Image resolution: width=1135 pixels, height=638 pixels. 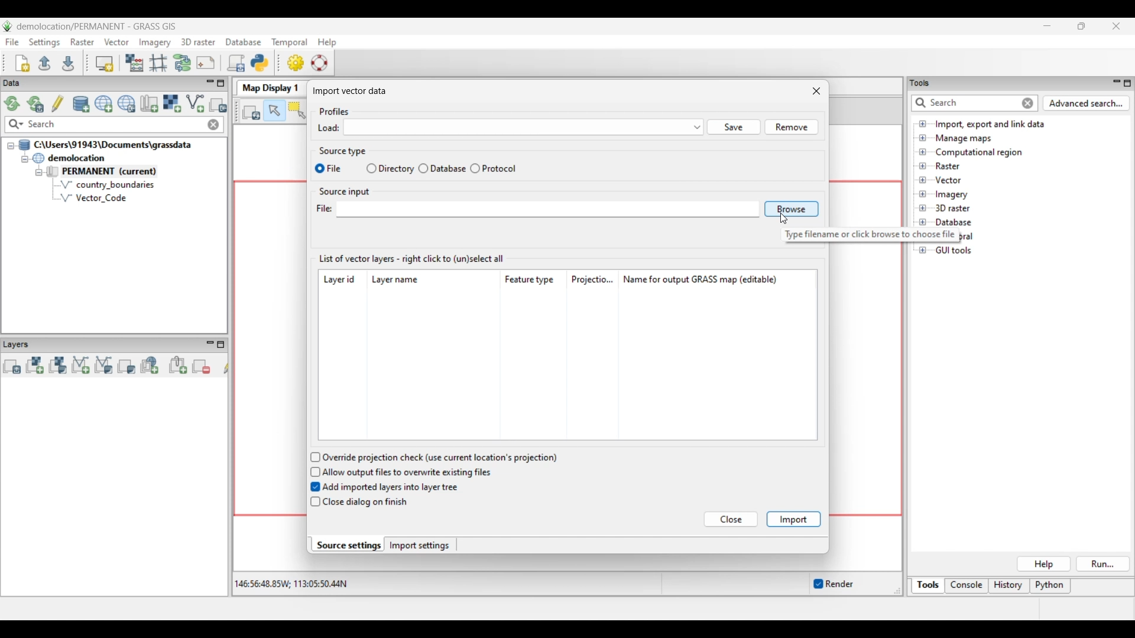 I want to click on Open a simple python code editor, so click(x=260, y=63).